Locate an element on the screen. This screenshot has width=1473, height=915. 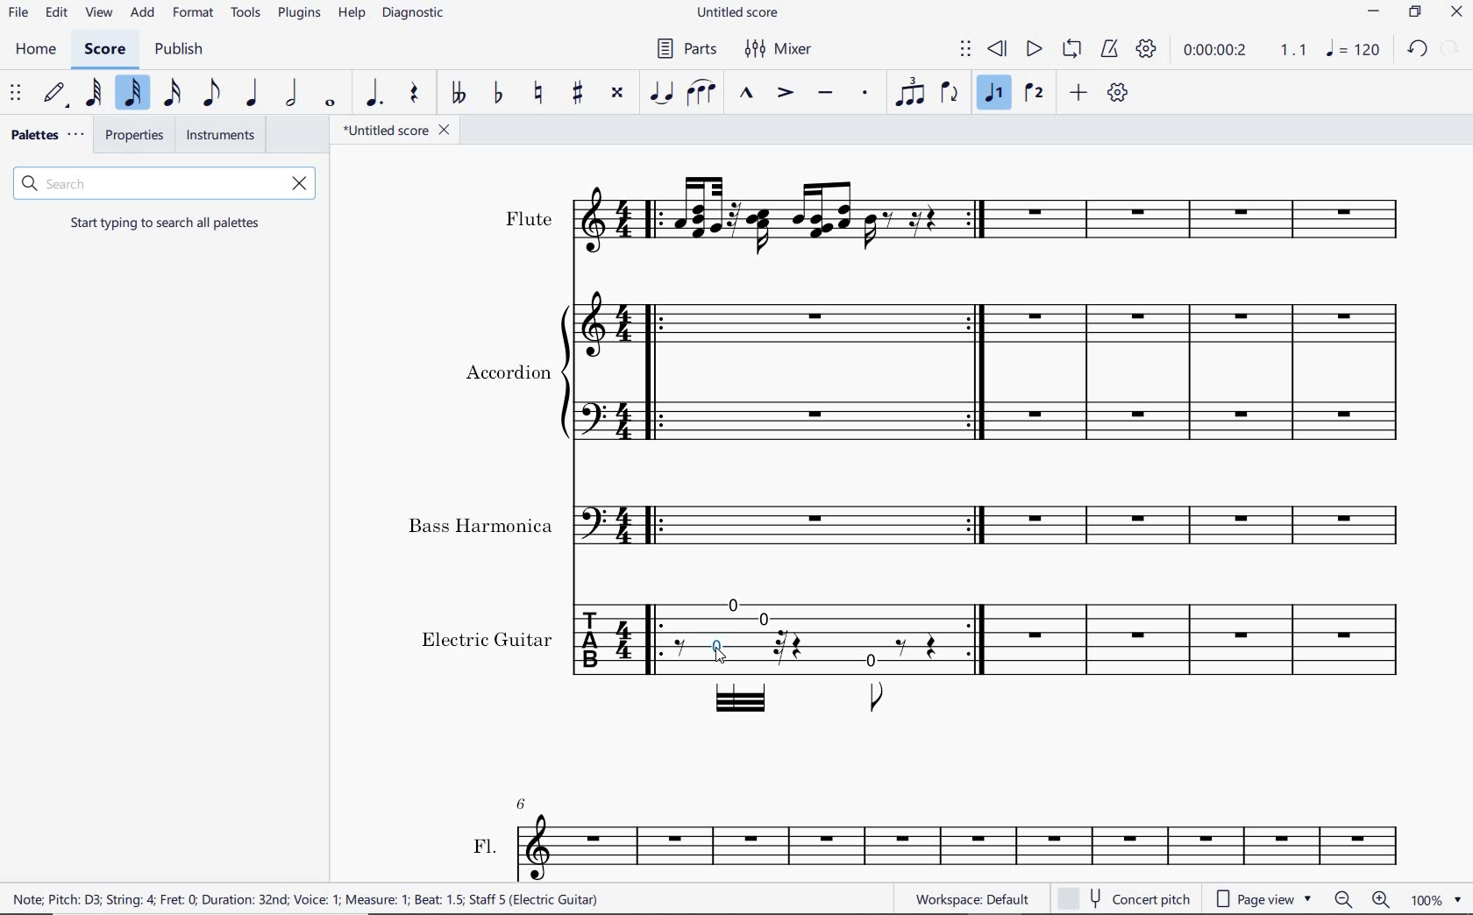
file is located at coordinates (19, 14).